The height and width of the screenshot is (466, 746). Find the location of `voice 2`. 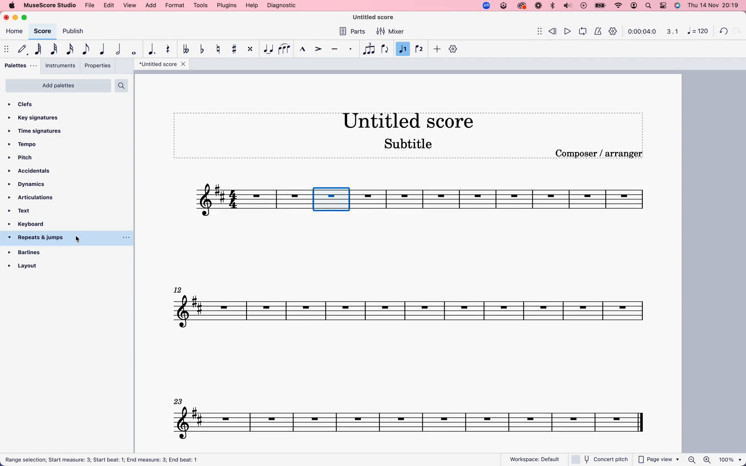

voice 2 is located at coordinates (420, 48).